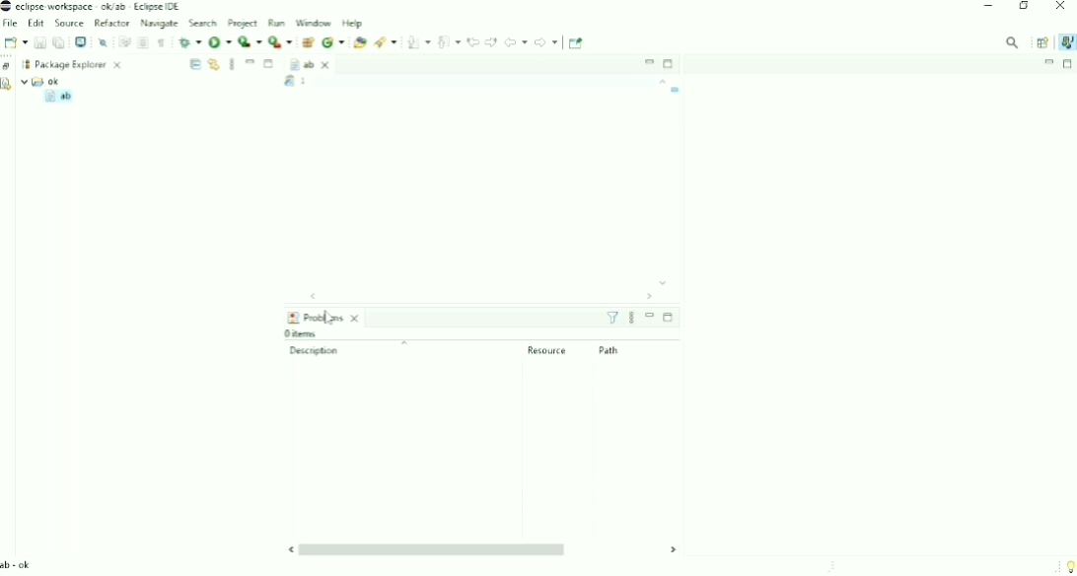 The width and height of the screenshot is (1077, 576). What do you see at coordinates (330, 322) in the screenshot?
I see `Cursor` at bounding box center [330, 322].